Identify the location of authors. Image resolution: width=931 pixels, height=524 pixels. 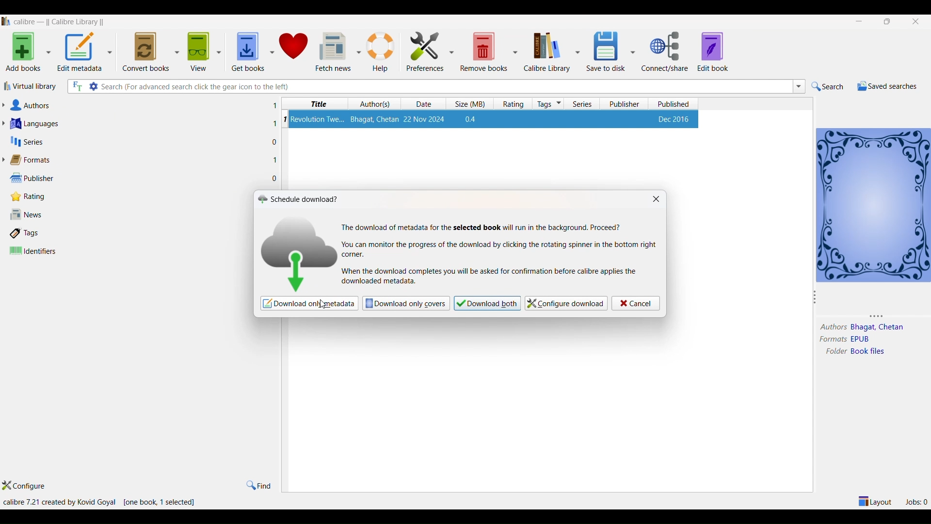
(33, 105).